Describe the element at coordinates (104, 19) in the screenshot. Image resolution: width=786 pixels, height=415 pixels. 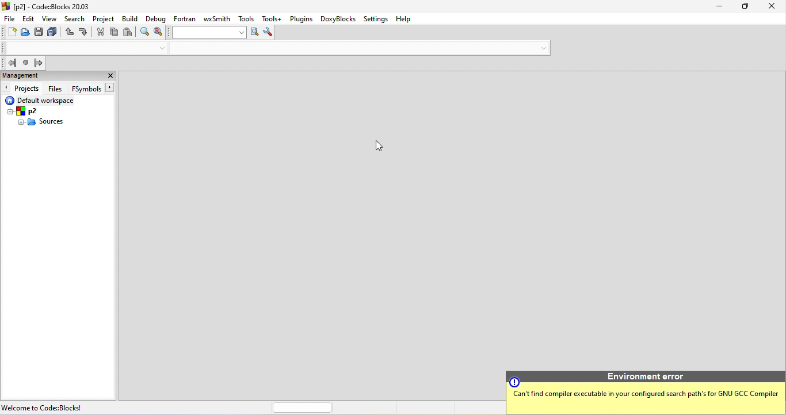
I see `project` at that location.